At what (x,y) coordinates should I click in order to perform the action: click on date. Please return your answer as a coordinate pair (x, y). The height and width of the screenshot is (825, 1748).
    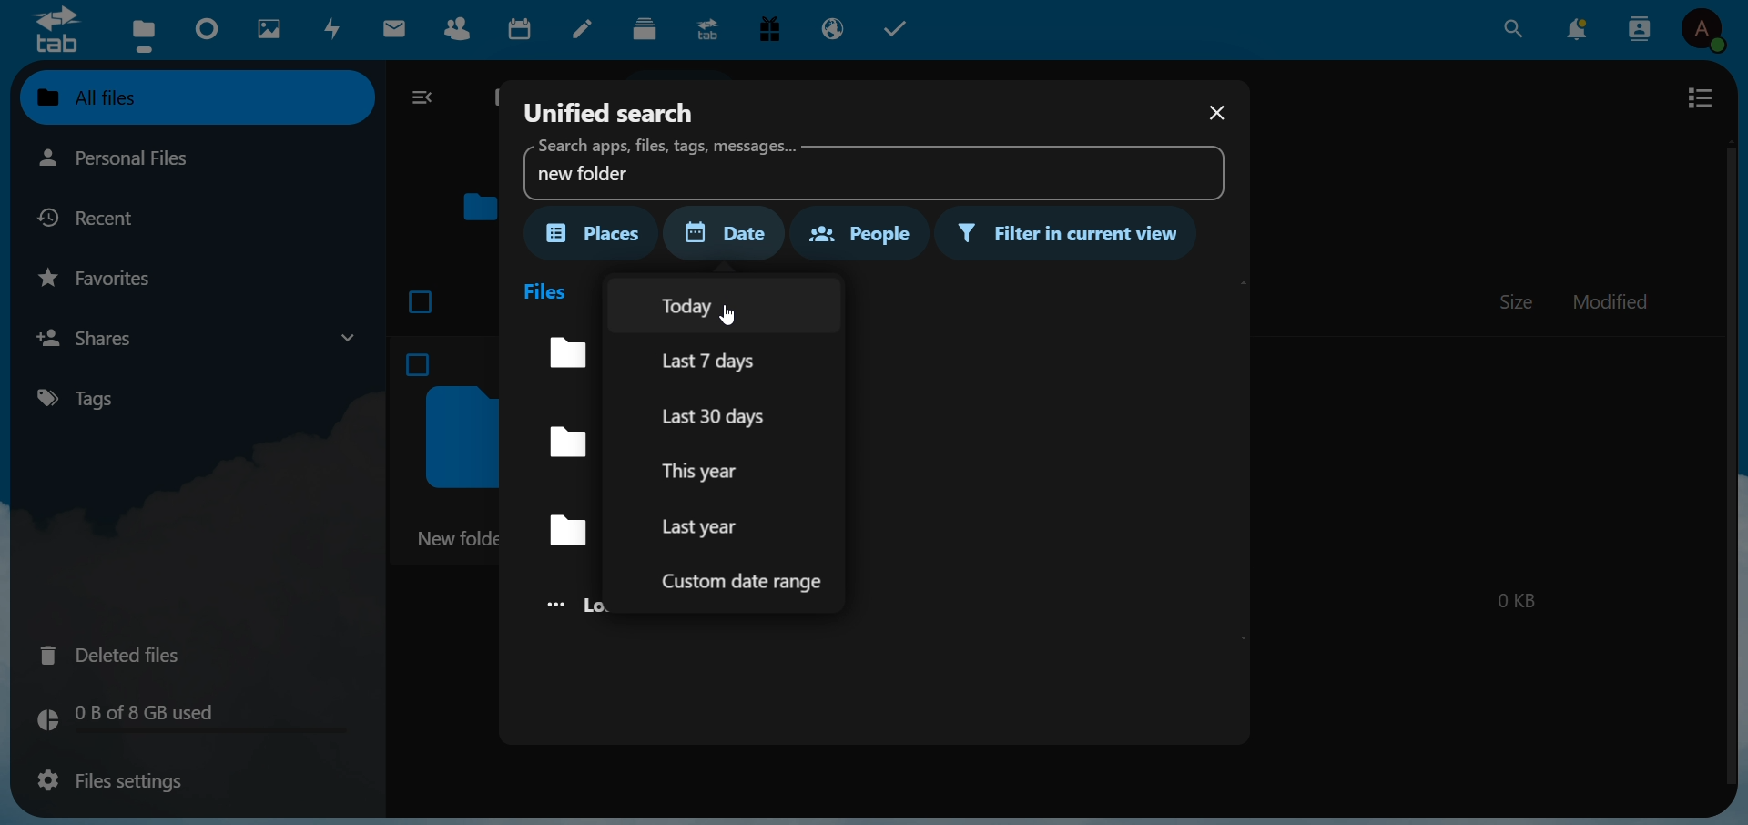
    Looking at the image, I should click on (734, 233).